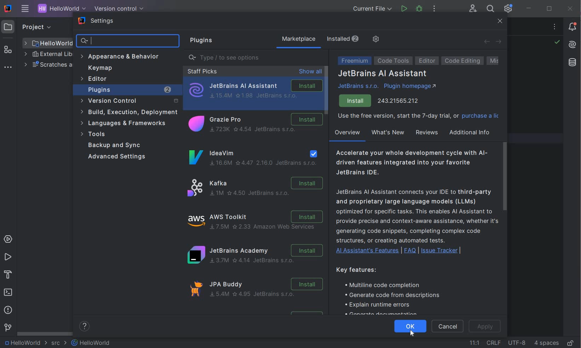  Describe the element at coordinates (572, 45) in the screenshot. I see `AI Assistant` at that location.